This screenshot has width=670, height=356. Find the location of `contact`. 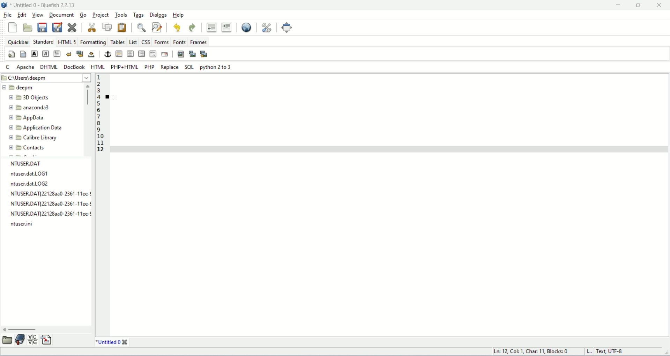

contact is located at coordinates (28, 149).